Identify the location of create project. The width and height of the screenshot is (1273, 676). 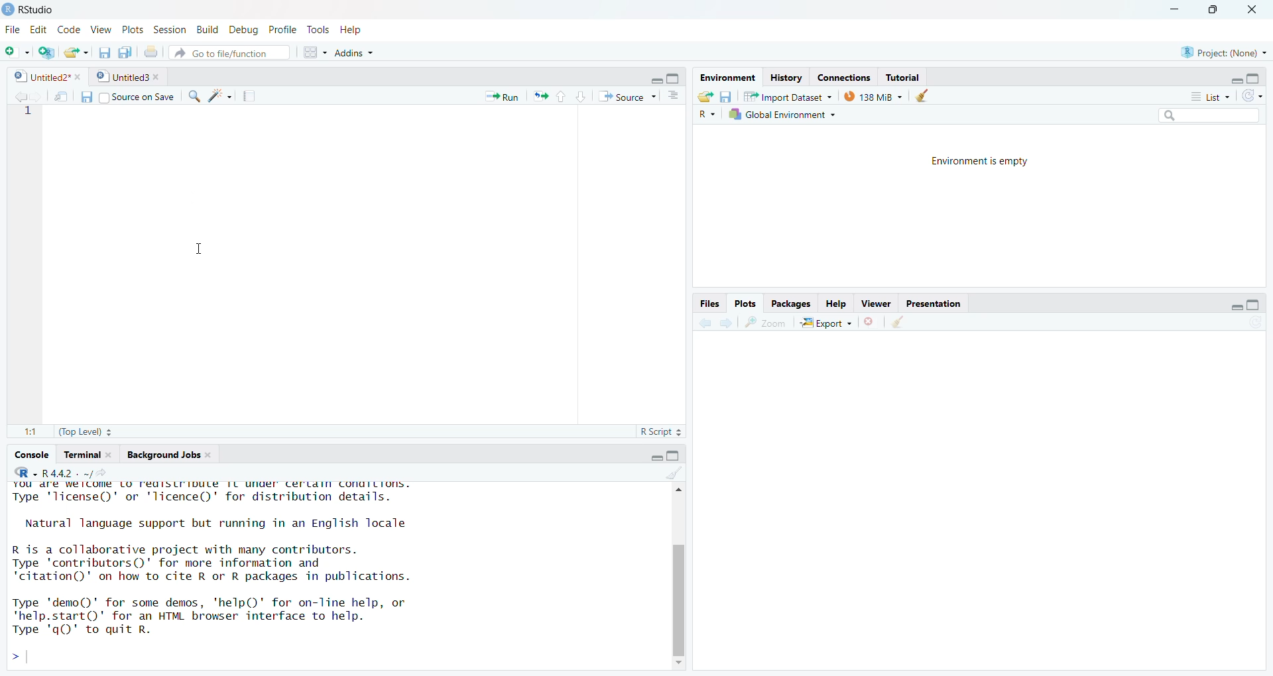
(46, 52).